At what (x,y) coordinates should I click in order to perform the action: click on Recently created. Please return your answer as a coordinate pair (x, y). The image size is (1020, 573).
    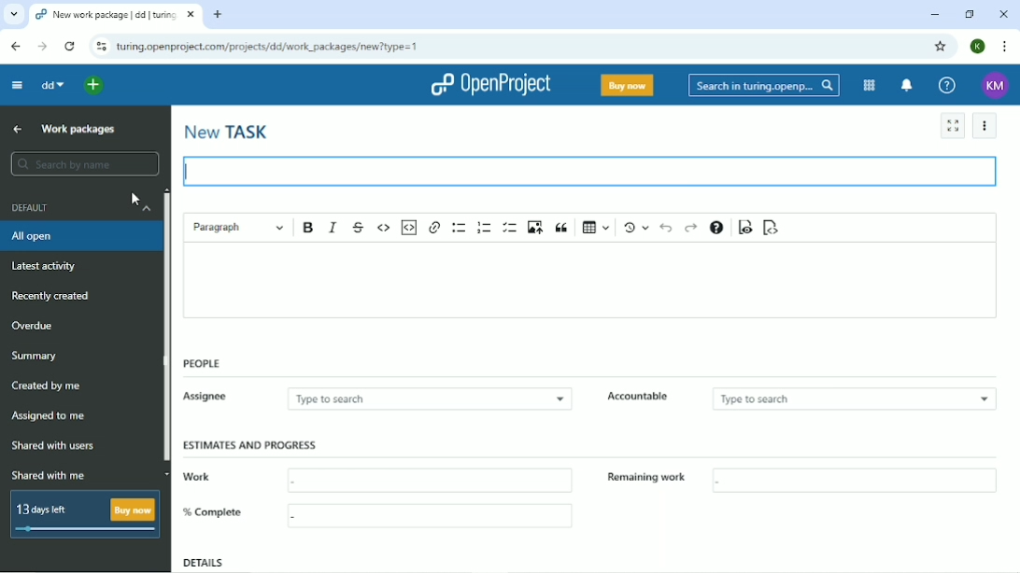
    Looking at the image, I should click on (52, 296).